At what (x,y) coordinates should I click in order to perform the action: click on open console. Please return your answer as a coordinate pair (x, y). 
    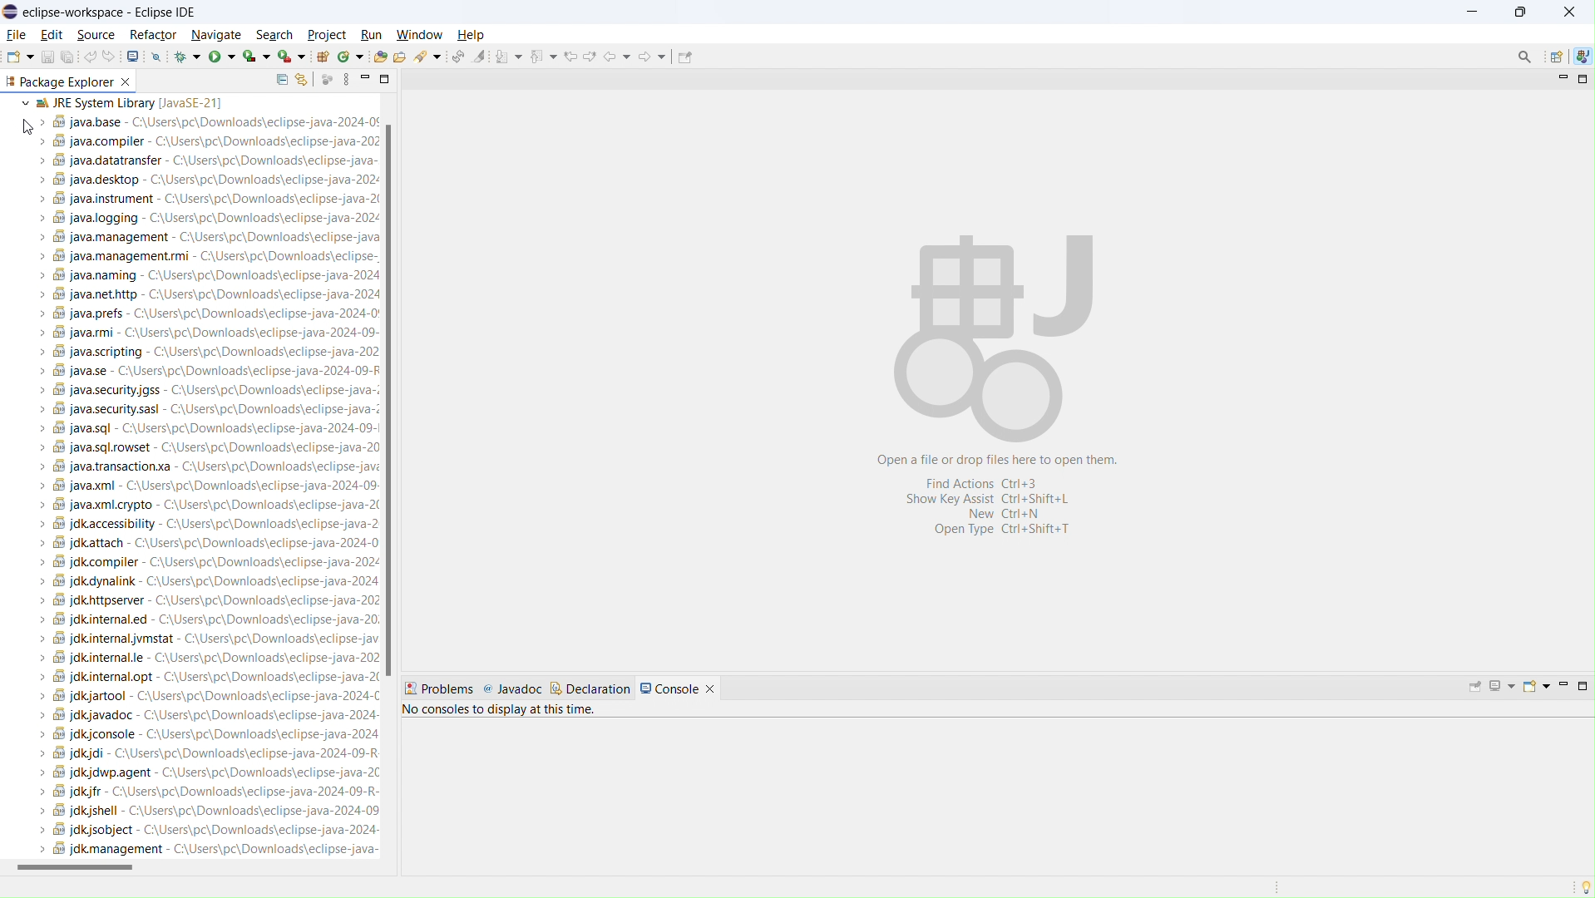
    Looking at the image, I should click on (1535, 687).